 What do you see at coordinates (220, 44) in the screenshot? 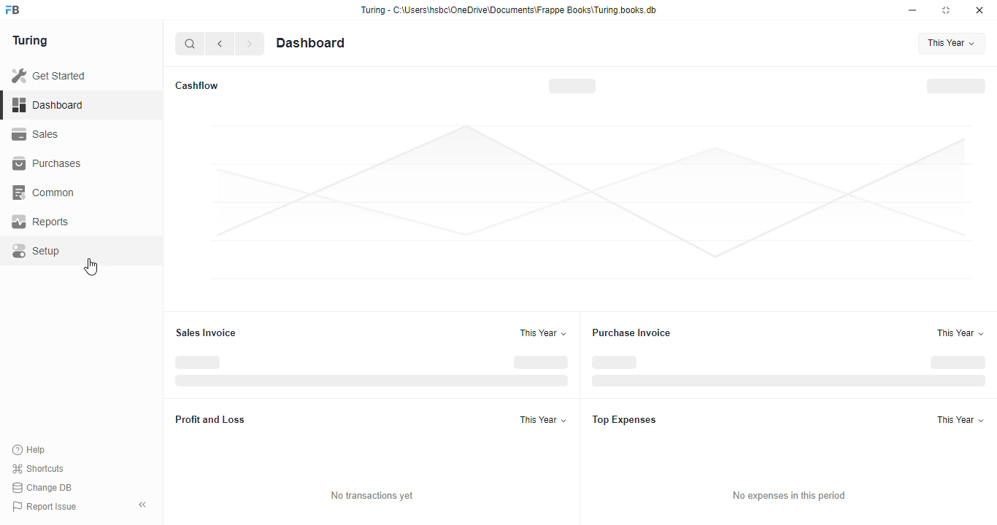
I see `previous` at bounding box center [220, 44].